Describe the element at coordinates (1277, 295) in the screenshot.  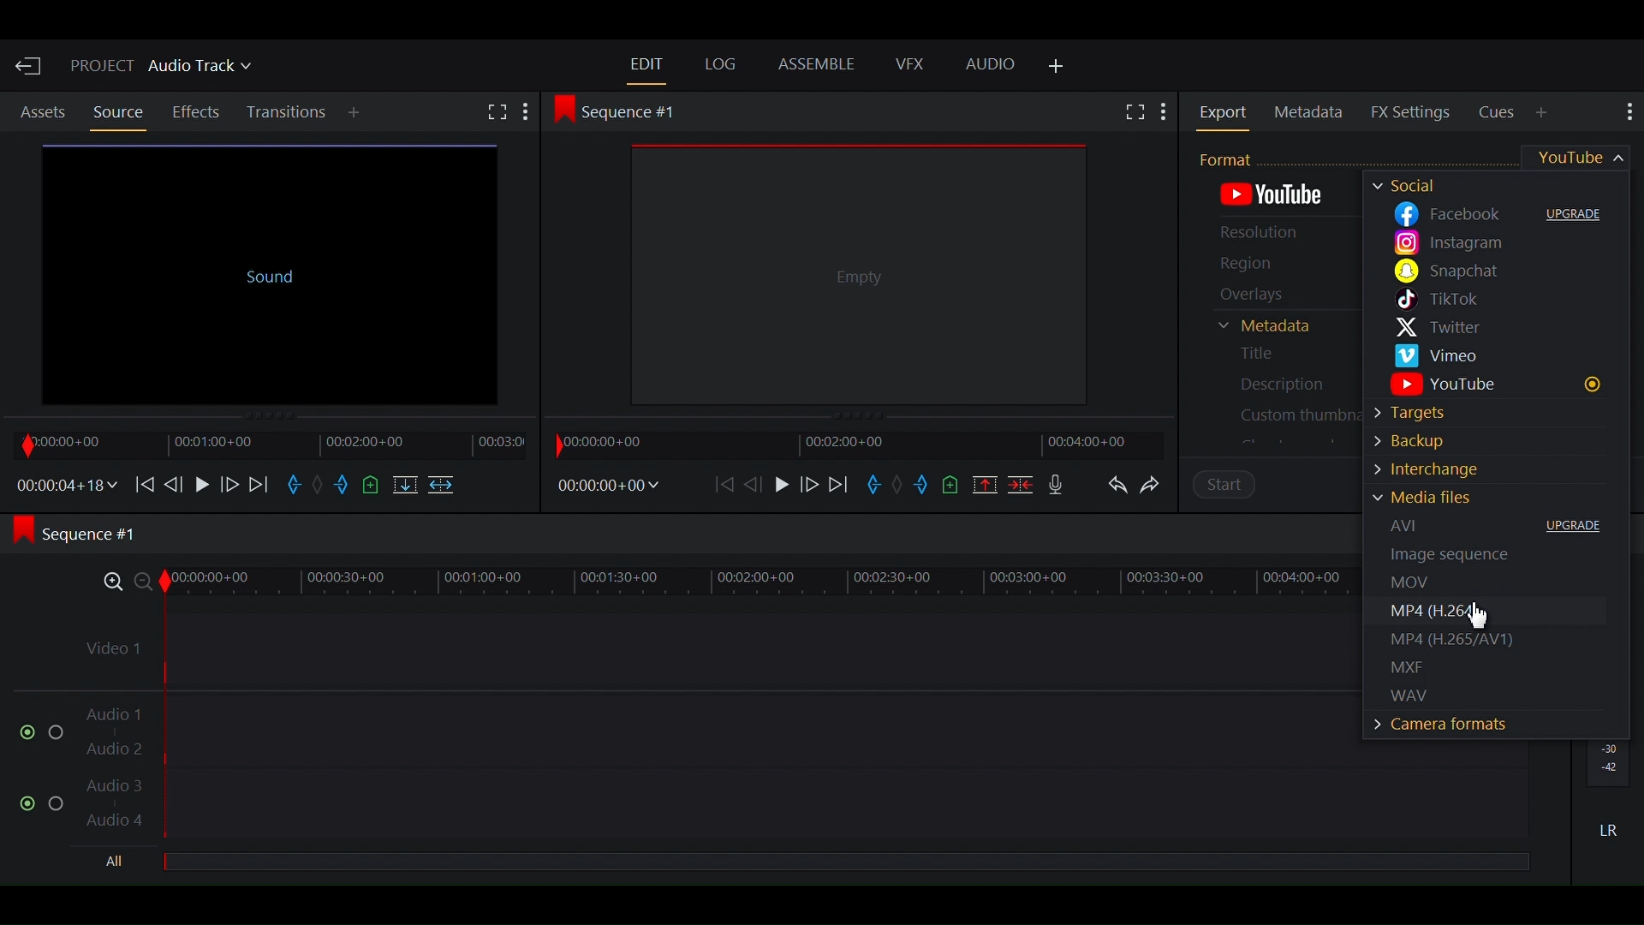
I see `Overlays` at that location.